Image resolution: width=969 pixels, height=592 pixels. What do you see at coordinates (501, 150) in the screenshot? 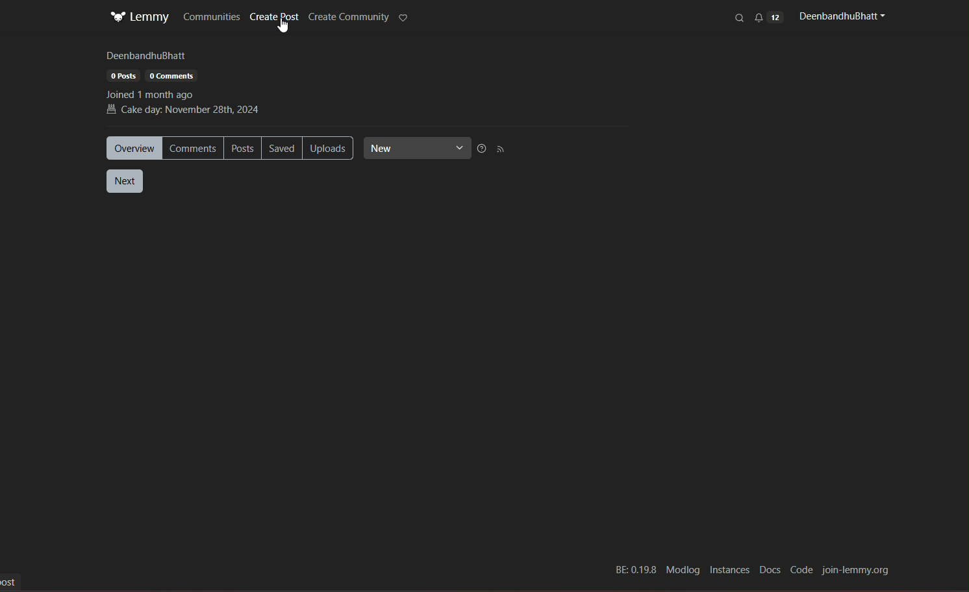
I see `signal` at bounding box center [501, 150].